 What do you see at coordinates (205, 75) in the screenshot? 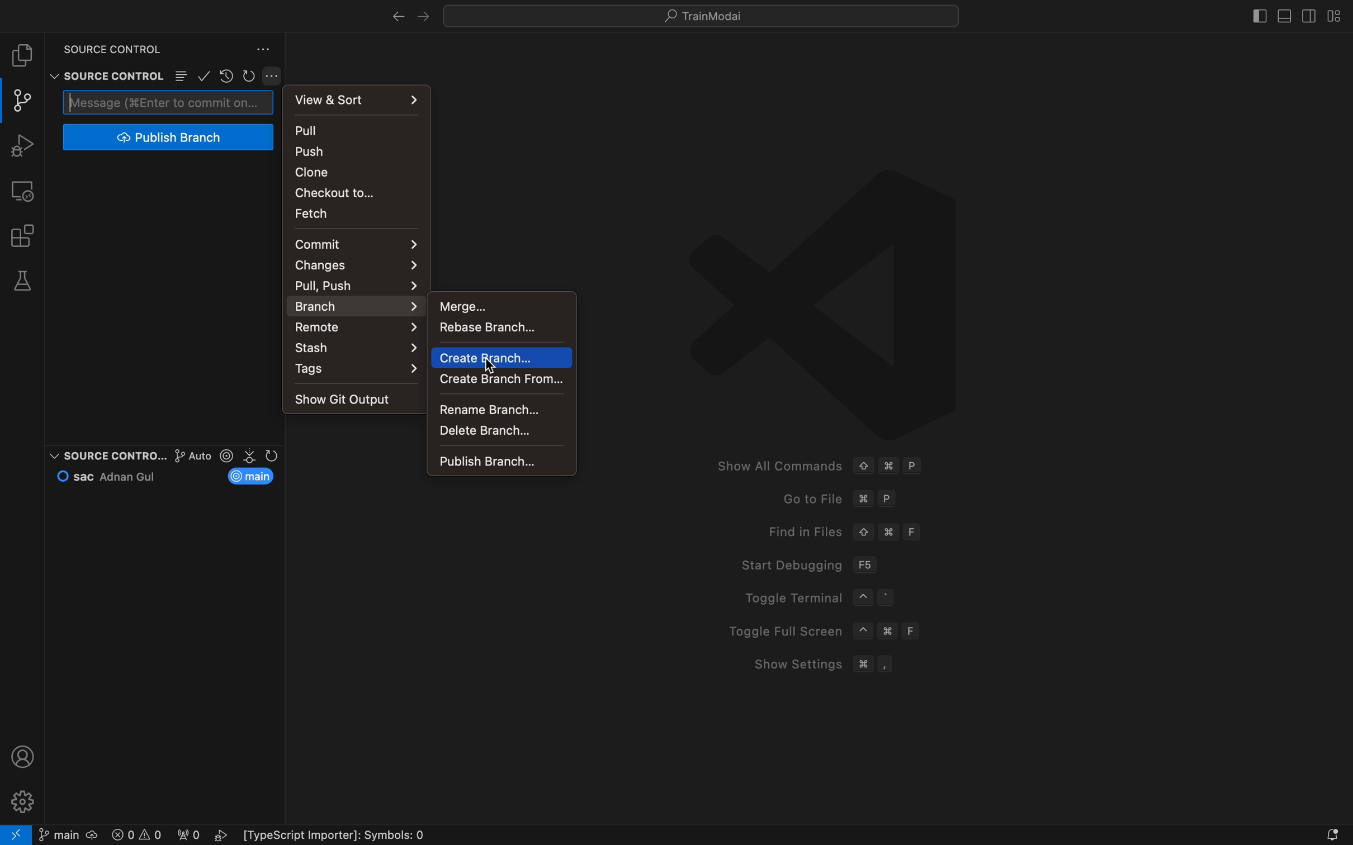
I see `ok` at bounding box center [205, 75].